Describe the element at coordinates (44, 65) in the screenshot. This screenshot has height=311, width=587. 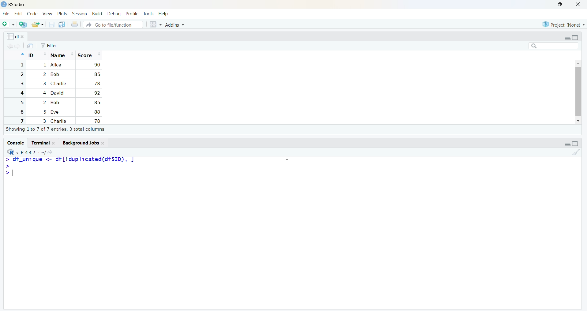
I see `1` at that location.